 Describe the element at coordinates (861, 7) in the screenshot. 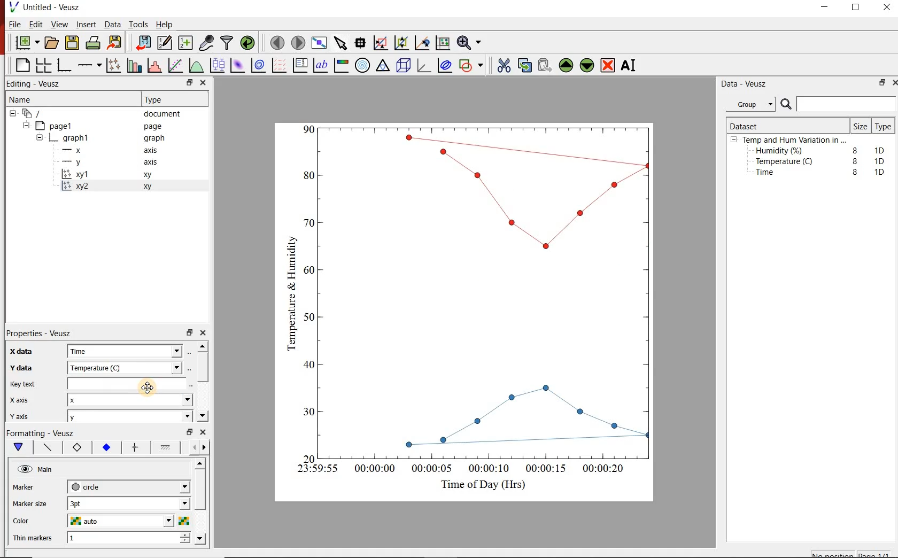

I see `maximize` at that location.